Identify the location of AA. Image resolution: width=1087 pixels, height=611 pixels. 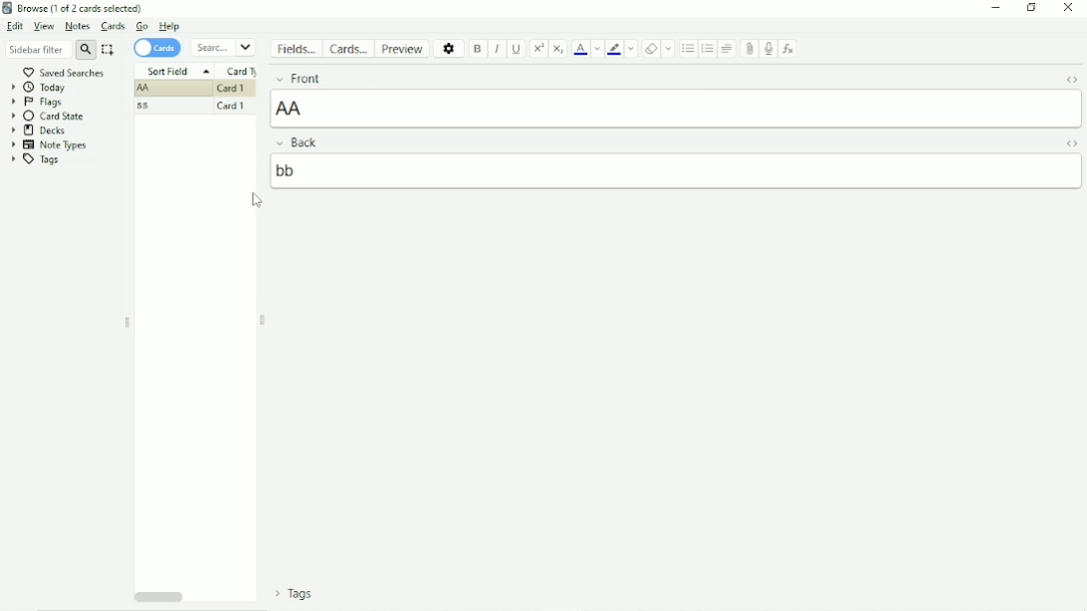
(677, 110).